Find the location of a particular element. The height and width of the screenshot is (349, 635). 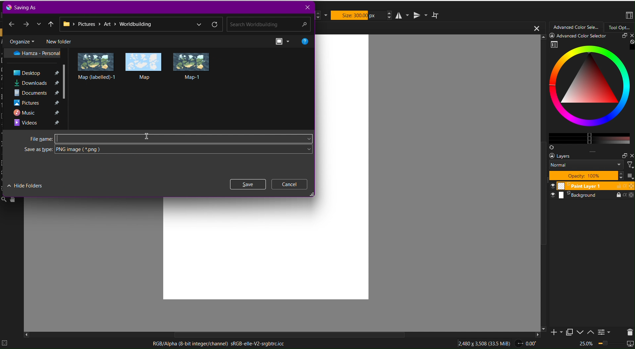

Up is located at coordinates (51, 24).